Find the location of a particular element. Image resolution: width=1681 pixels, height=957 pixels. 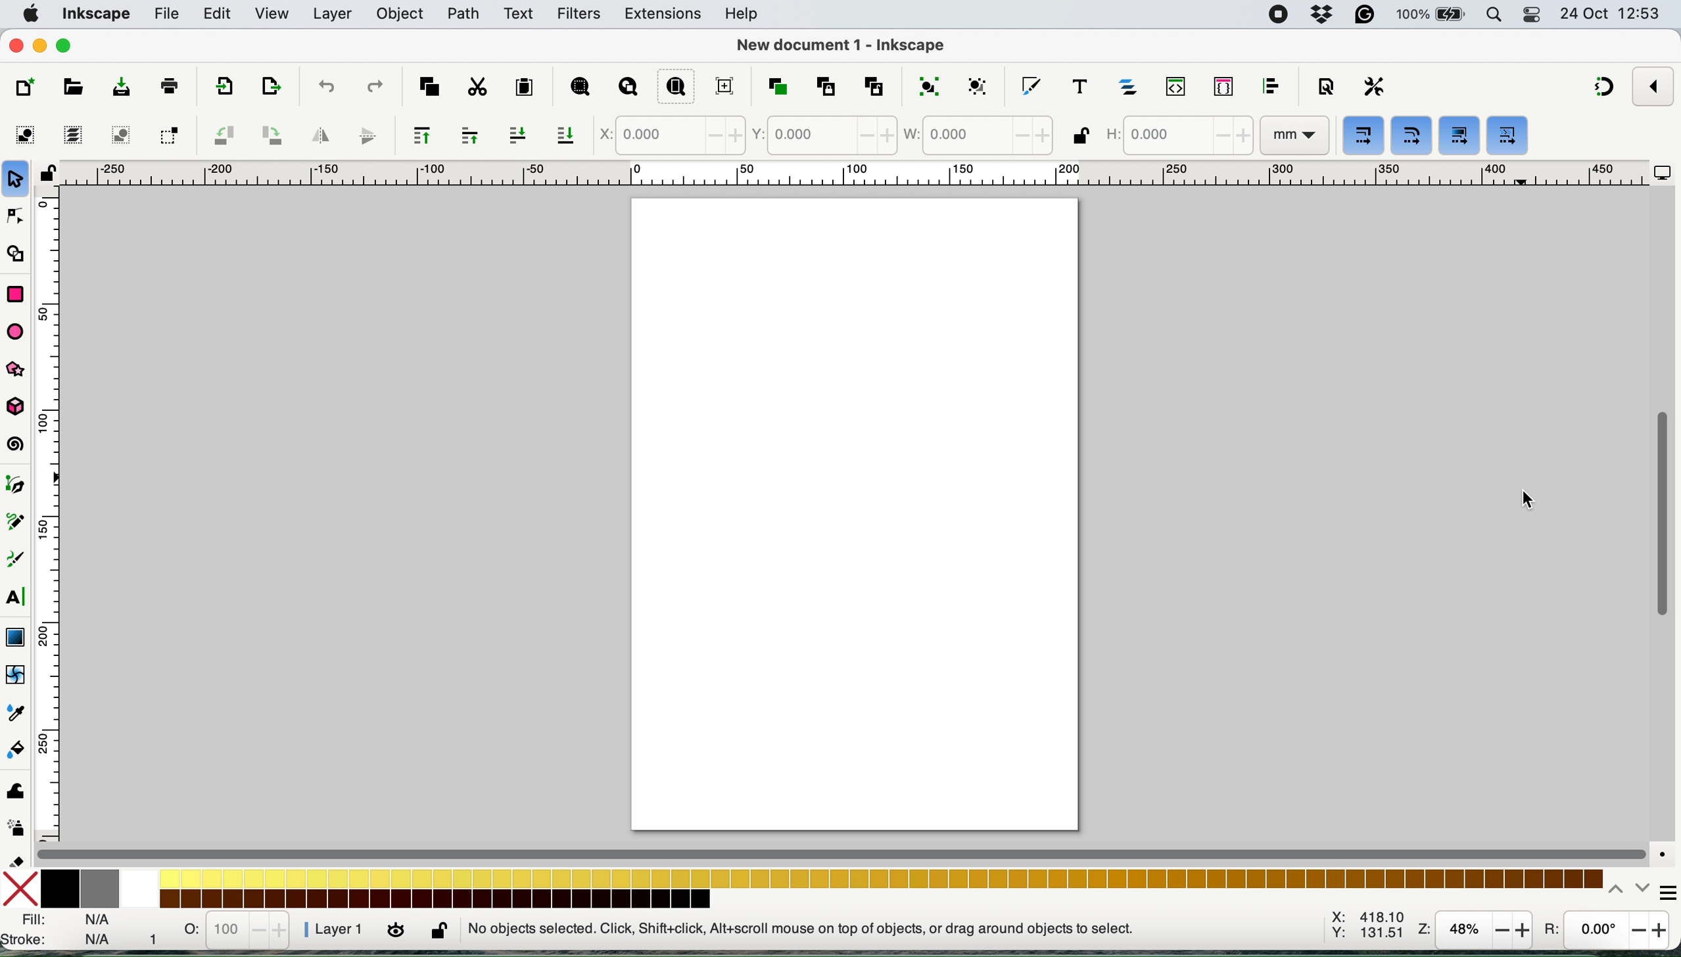

toggle visibility of current layer is located at coordinates (398, 927).